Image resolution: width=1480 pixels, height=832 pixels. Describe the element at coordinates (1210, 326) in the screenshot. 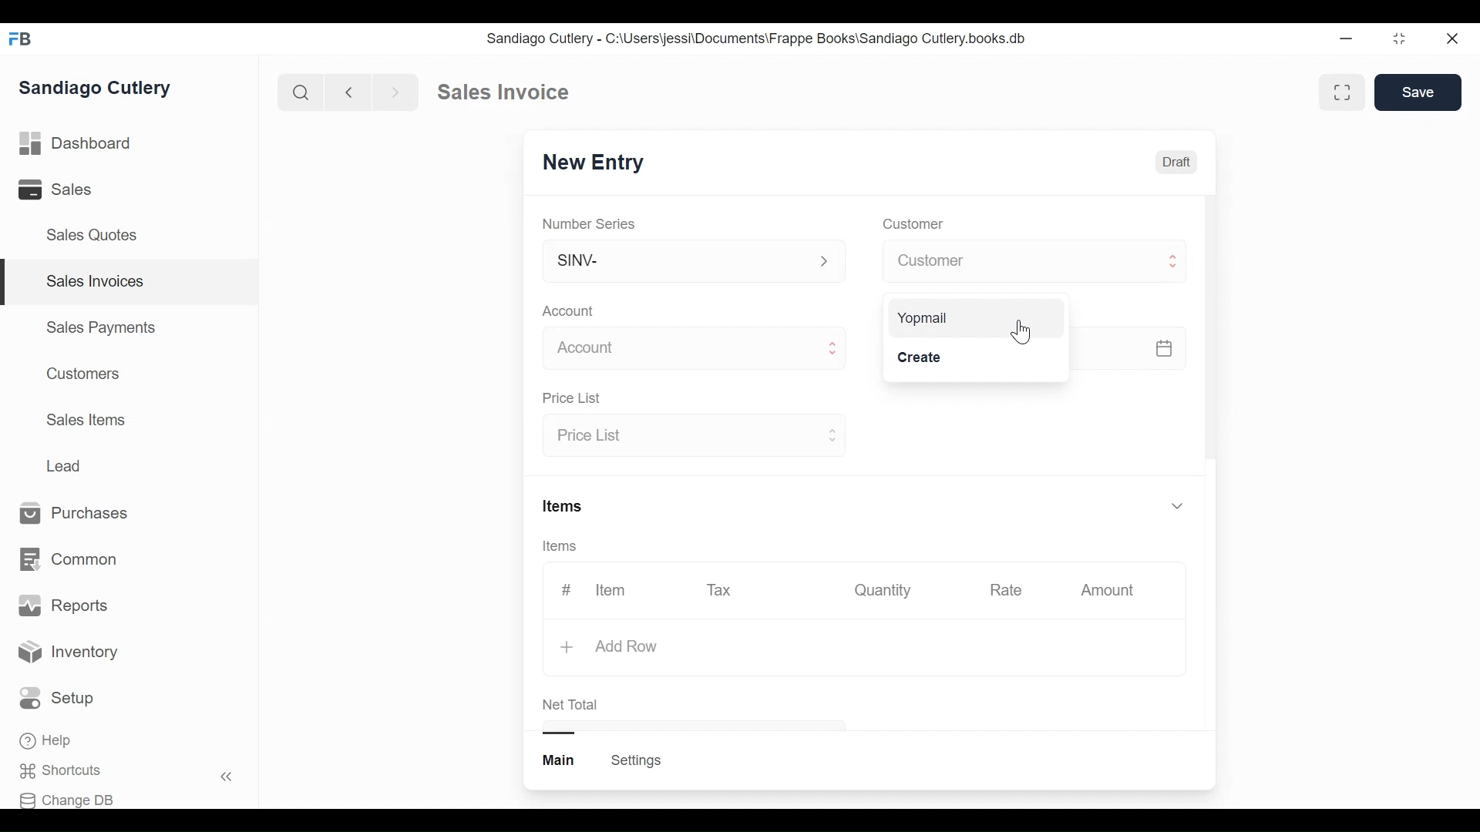

I see `scrollbar` at that location.